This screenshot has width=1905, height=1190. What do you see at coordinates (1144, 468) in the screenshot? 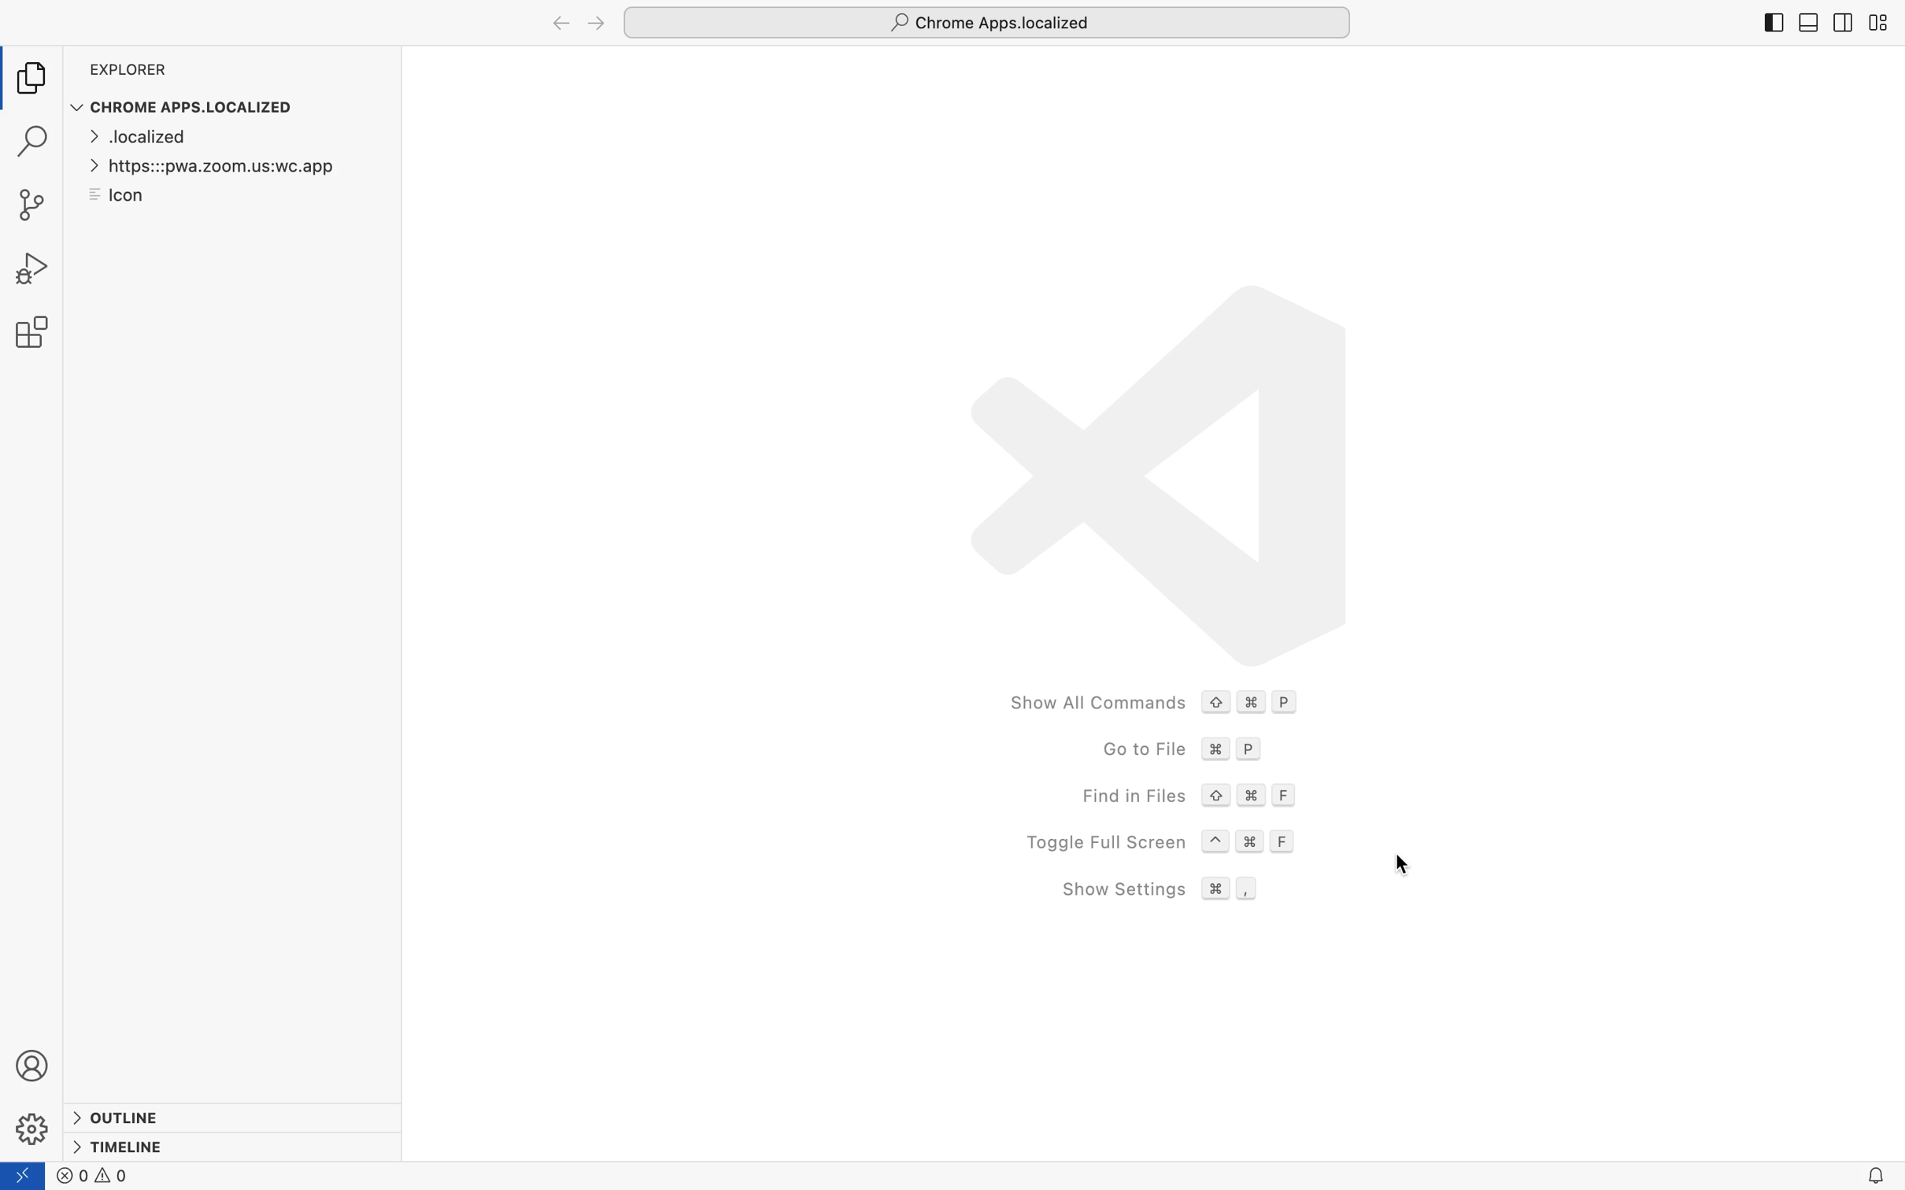
I see `logo` at bounding box center [1144, 468].